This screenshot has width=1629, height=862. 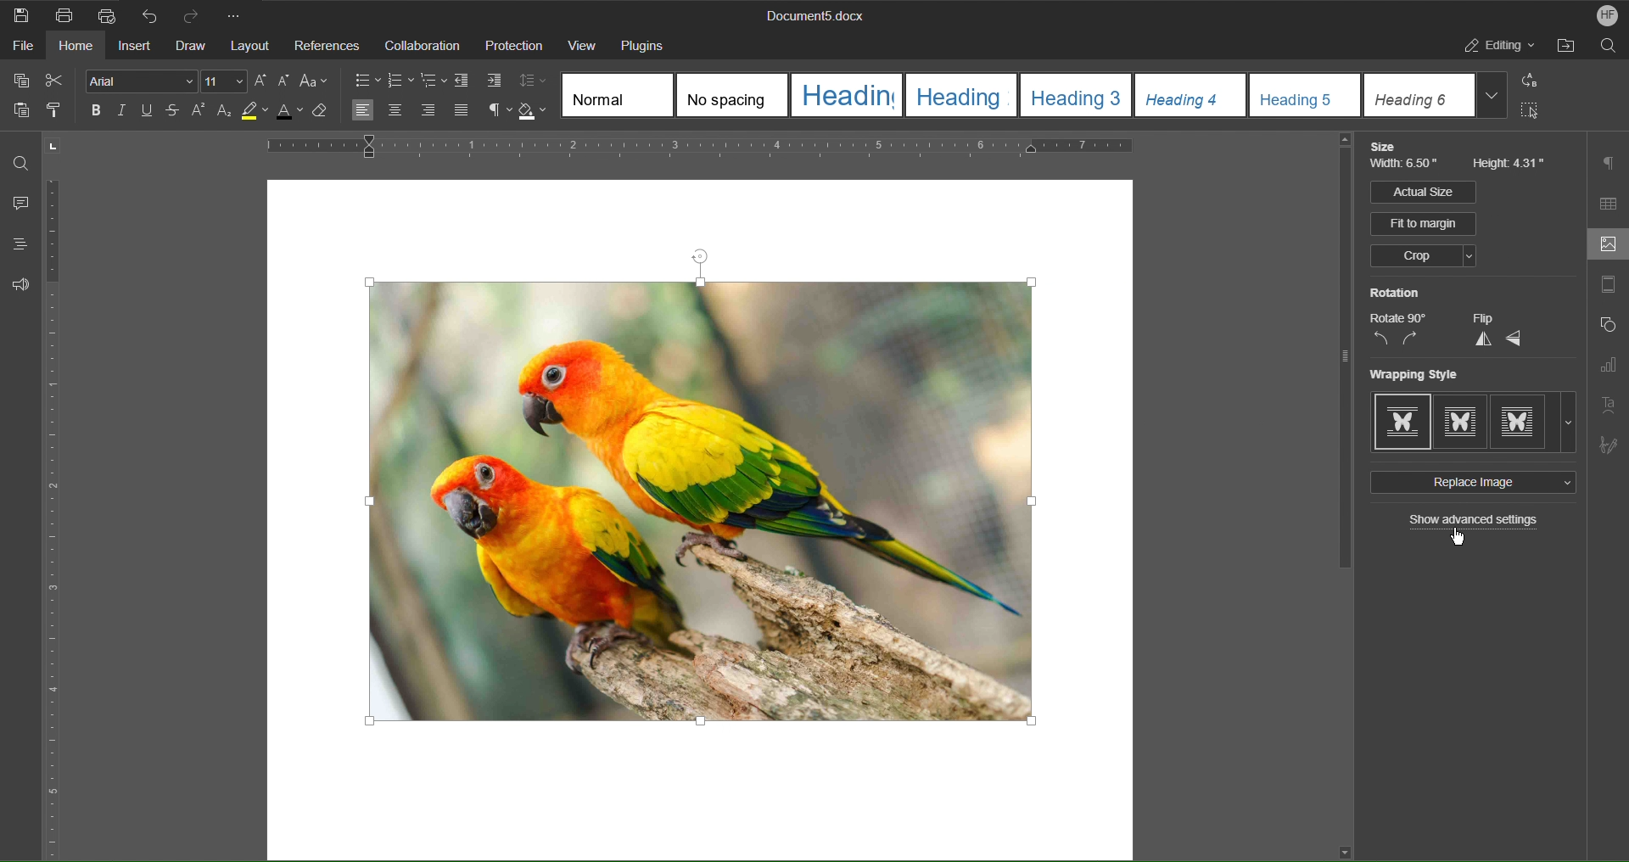 What do you see at coordinates (1481, 339) in the screenshot?
I see `Vertical Flip` at bounding box center [1481, 339].